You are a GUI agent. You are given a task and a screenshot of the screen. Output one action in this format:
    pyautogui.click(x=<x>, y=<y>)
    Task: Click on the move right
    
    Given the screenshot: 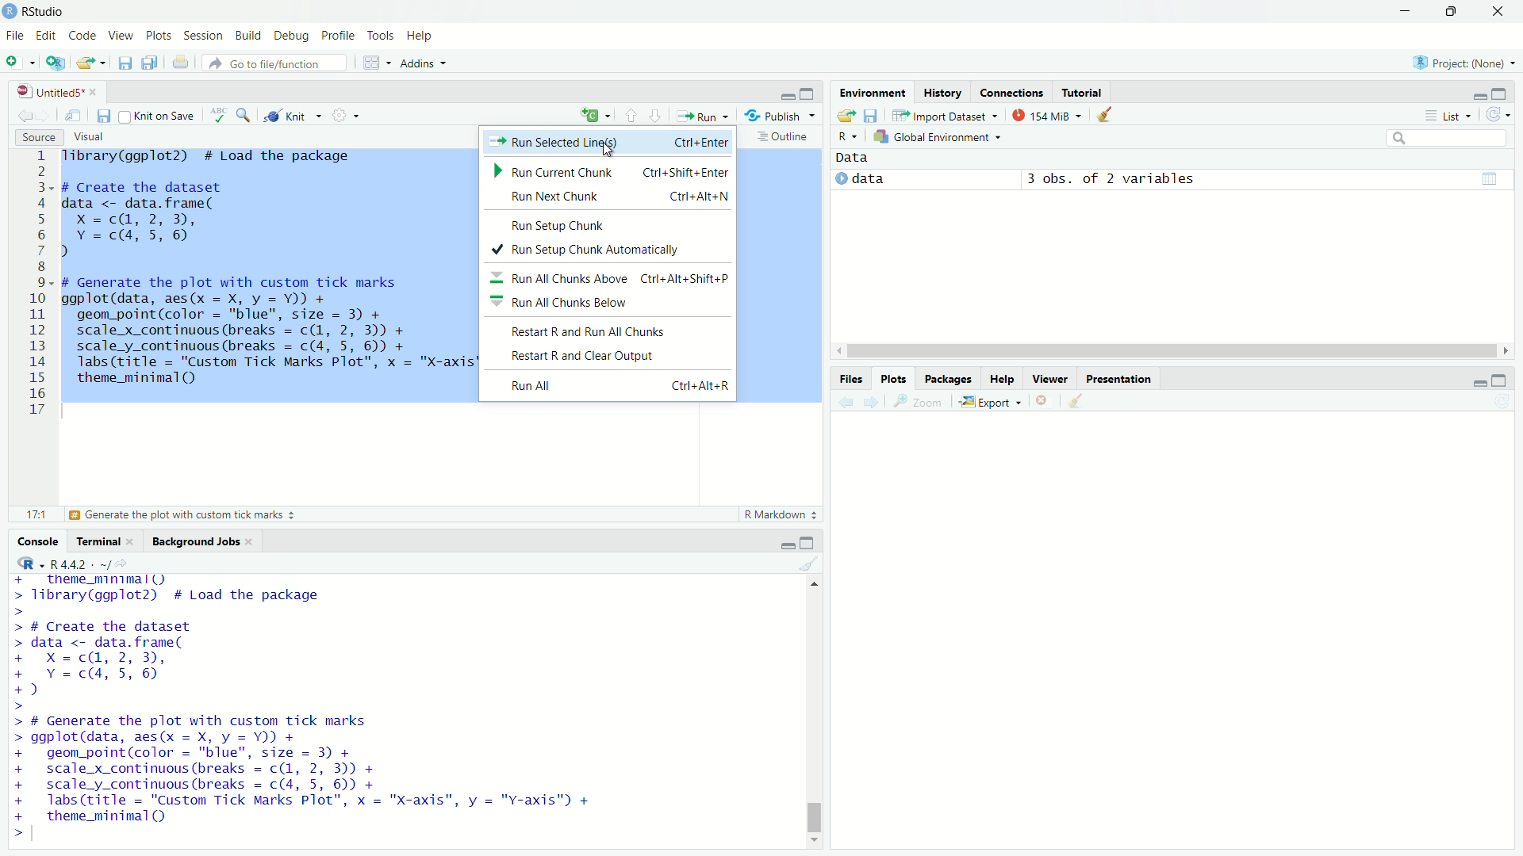 What is the action you would take?
    pyautogui.click(x=1509, y=350)
    